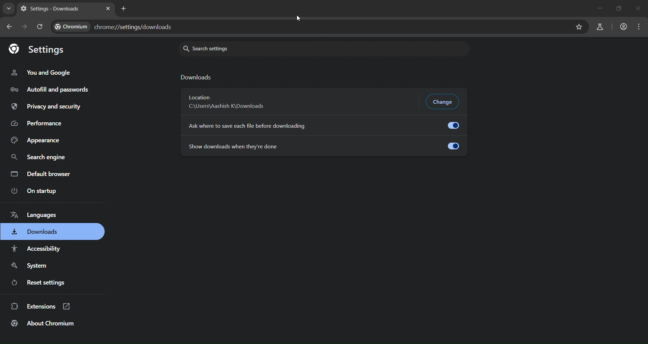 The height and width of the screenshot is (344, 648). I want to click on bookmark page, so click(579, 27).